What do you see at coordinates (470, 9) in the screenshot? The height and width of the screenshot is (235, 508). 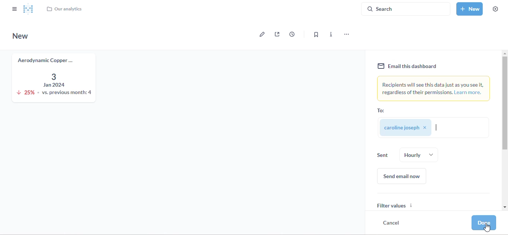 I see `new` at bounding box center [470, 9].